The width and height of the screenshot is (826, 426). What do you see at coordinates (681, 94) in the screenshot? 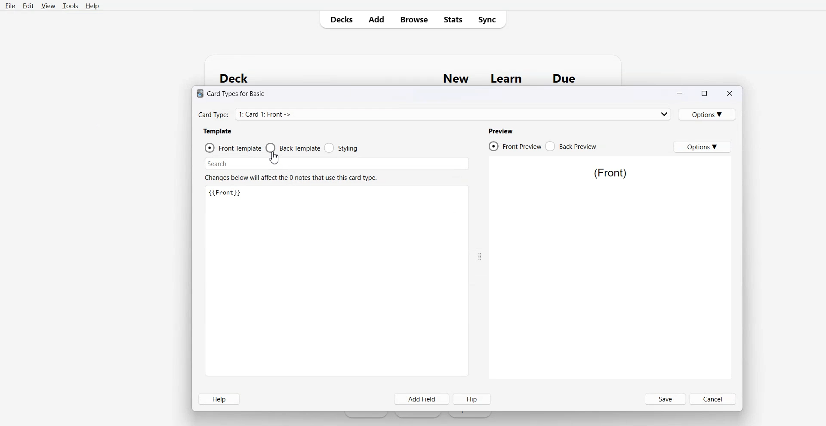
I see `Minimize` at bounding box center [681, 94].